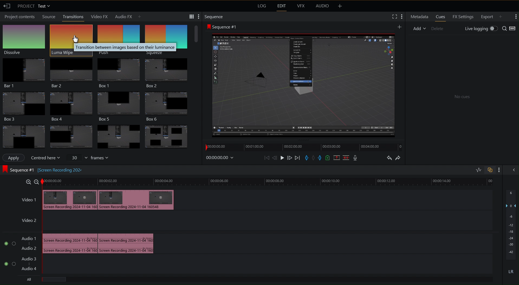  What do you see at coordinates (34, 7) in the screenshot?
I see `Project Test` at bounding box center [34, 7].